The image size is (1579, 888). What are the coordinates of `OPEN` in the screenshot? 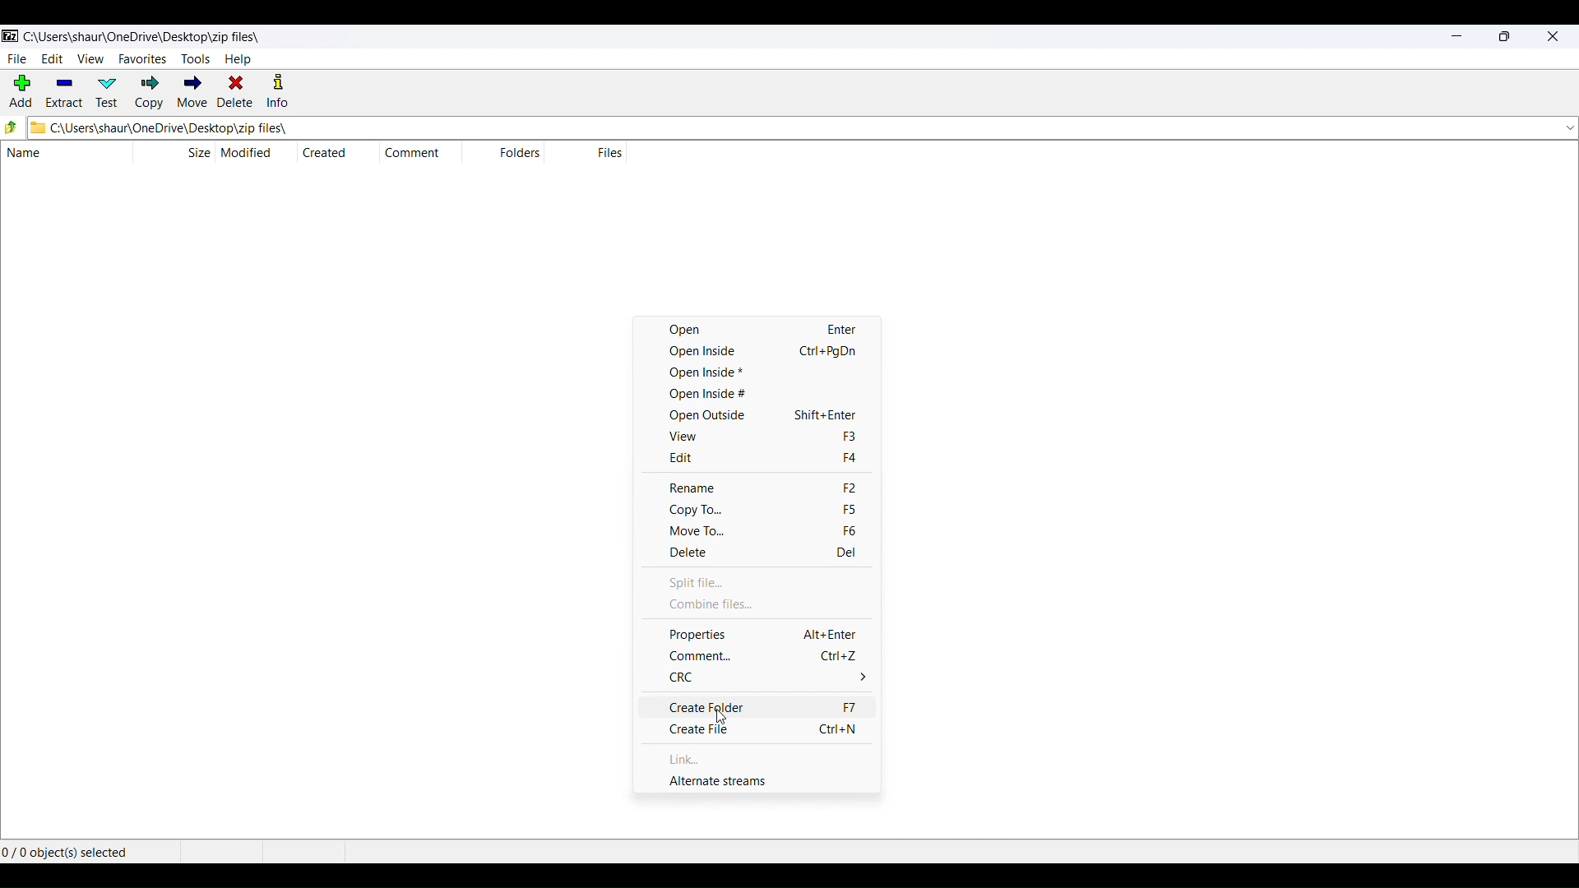 It's located at (763, 328).